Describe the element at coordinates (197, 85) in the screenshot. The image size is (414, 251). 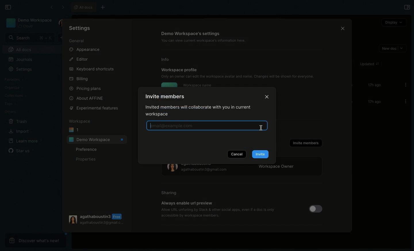
I see `Workspace name` at that location.